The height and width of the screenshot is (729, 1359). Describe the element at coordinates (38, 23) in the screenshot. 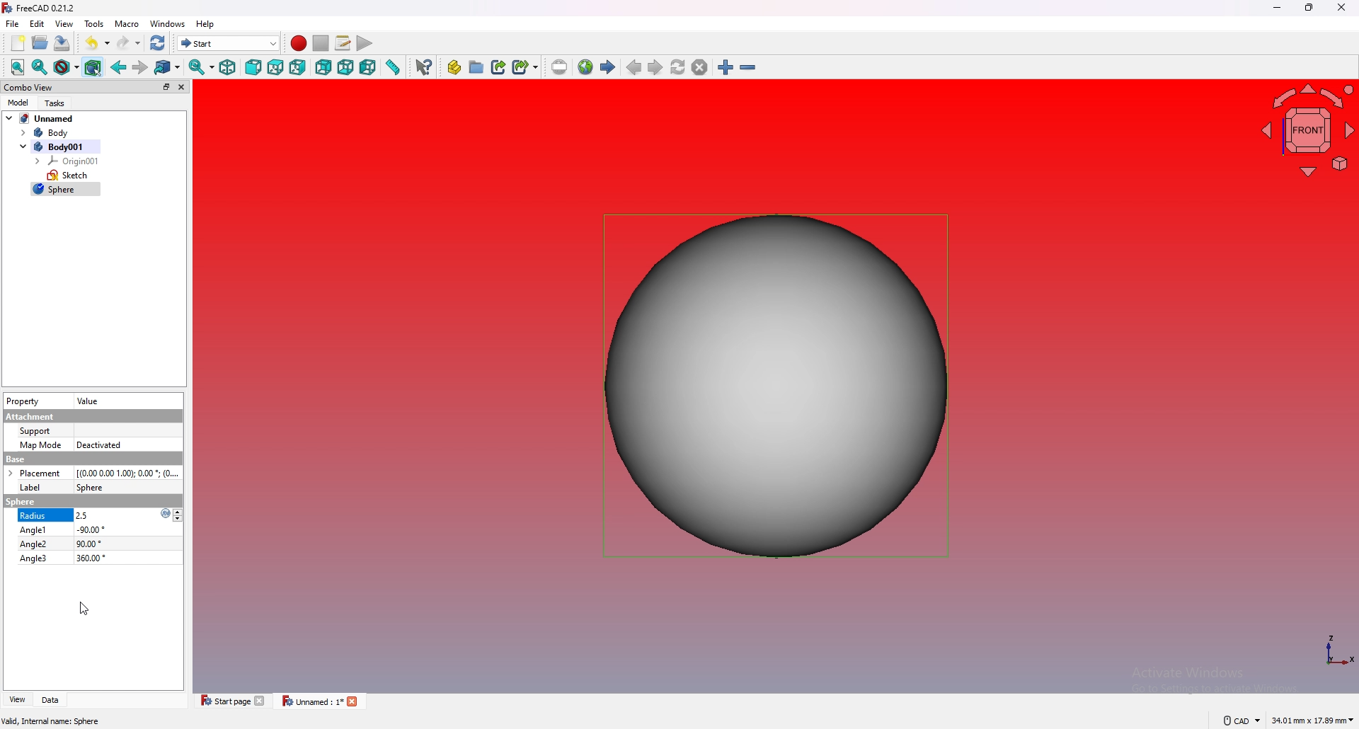

I see `edit` at that location.